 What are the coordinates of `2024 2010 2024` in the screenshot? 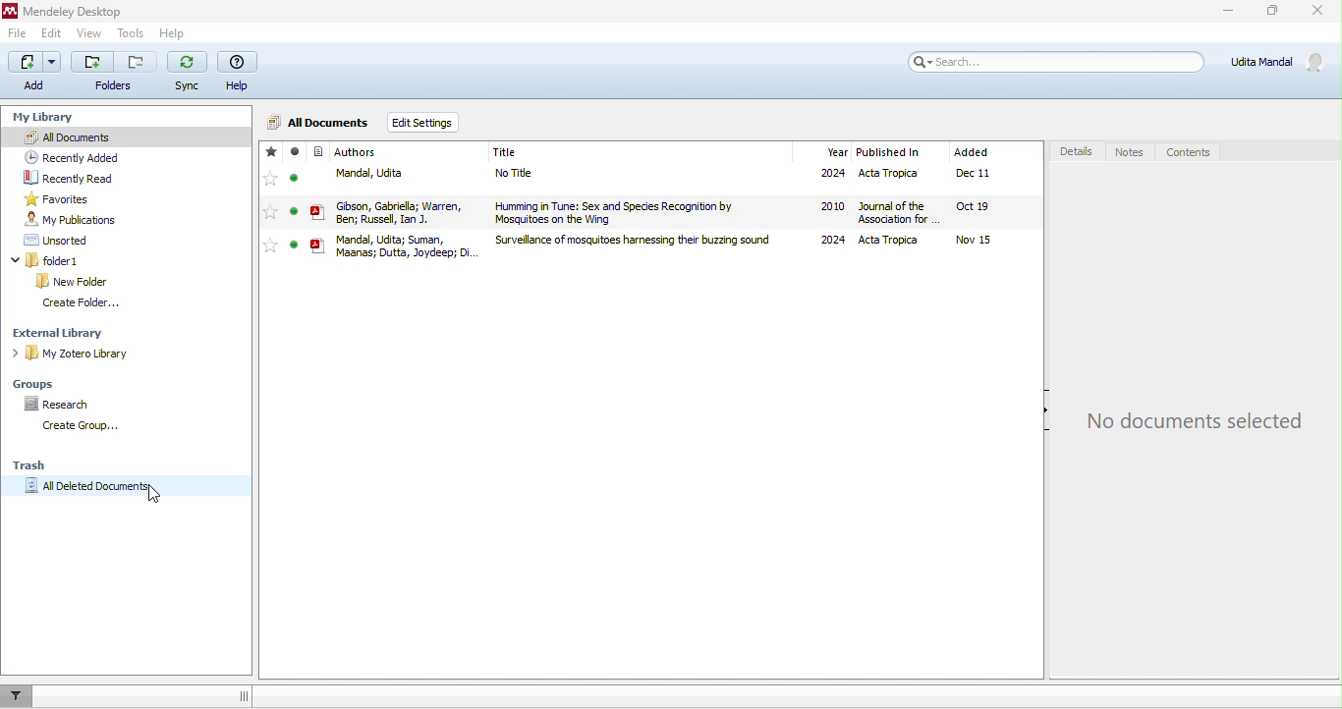 It's located at (827, 206).